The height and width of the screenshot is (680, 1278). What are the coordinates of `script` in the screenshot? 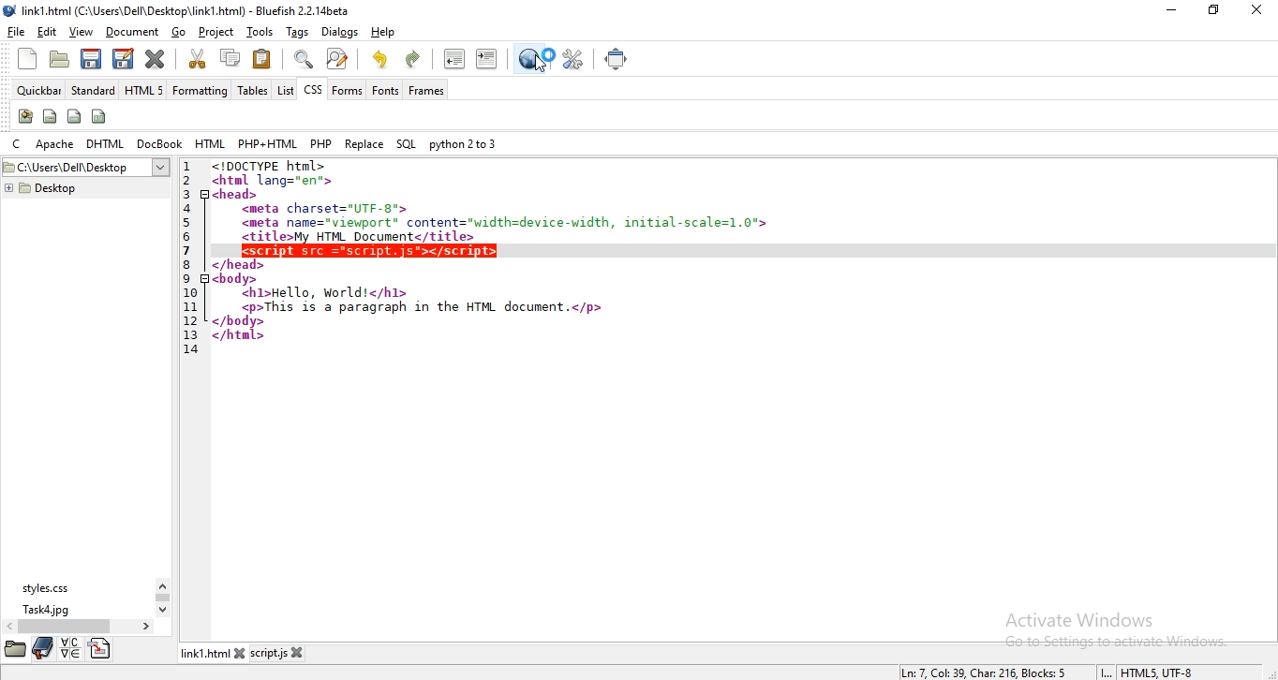 It's located at (274, 653).